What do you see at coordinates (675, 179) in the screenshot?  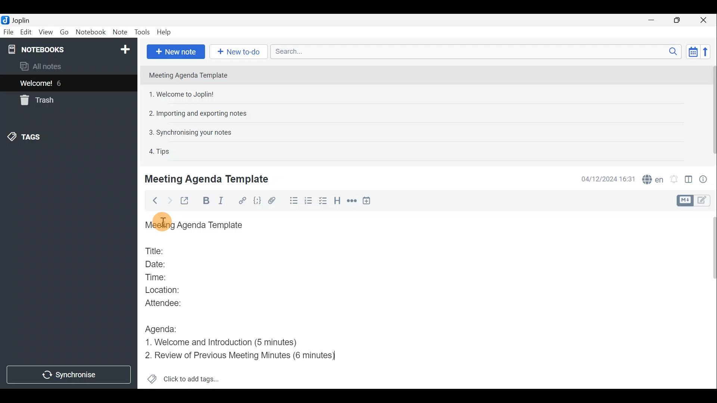 I see `Set alarm` at bounding box center [675, 179].